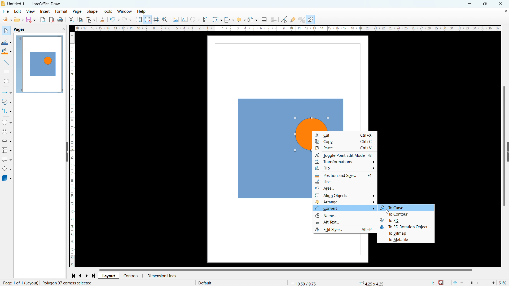  Describe the element at coordinates (39, 64) in the screenshot. I see `page 1` at that location.